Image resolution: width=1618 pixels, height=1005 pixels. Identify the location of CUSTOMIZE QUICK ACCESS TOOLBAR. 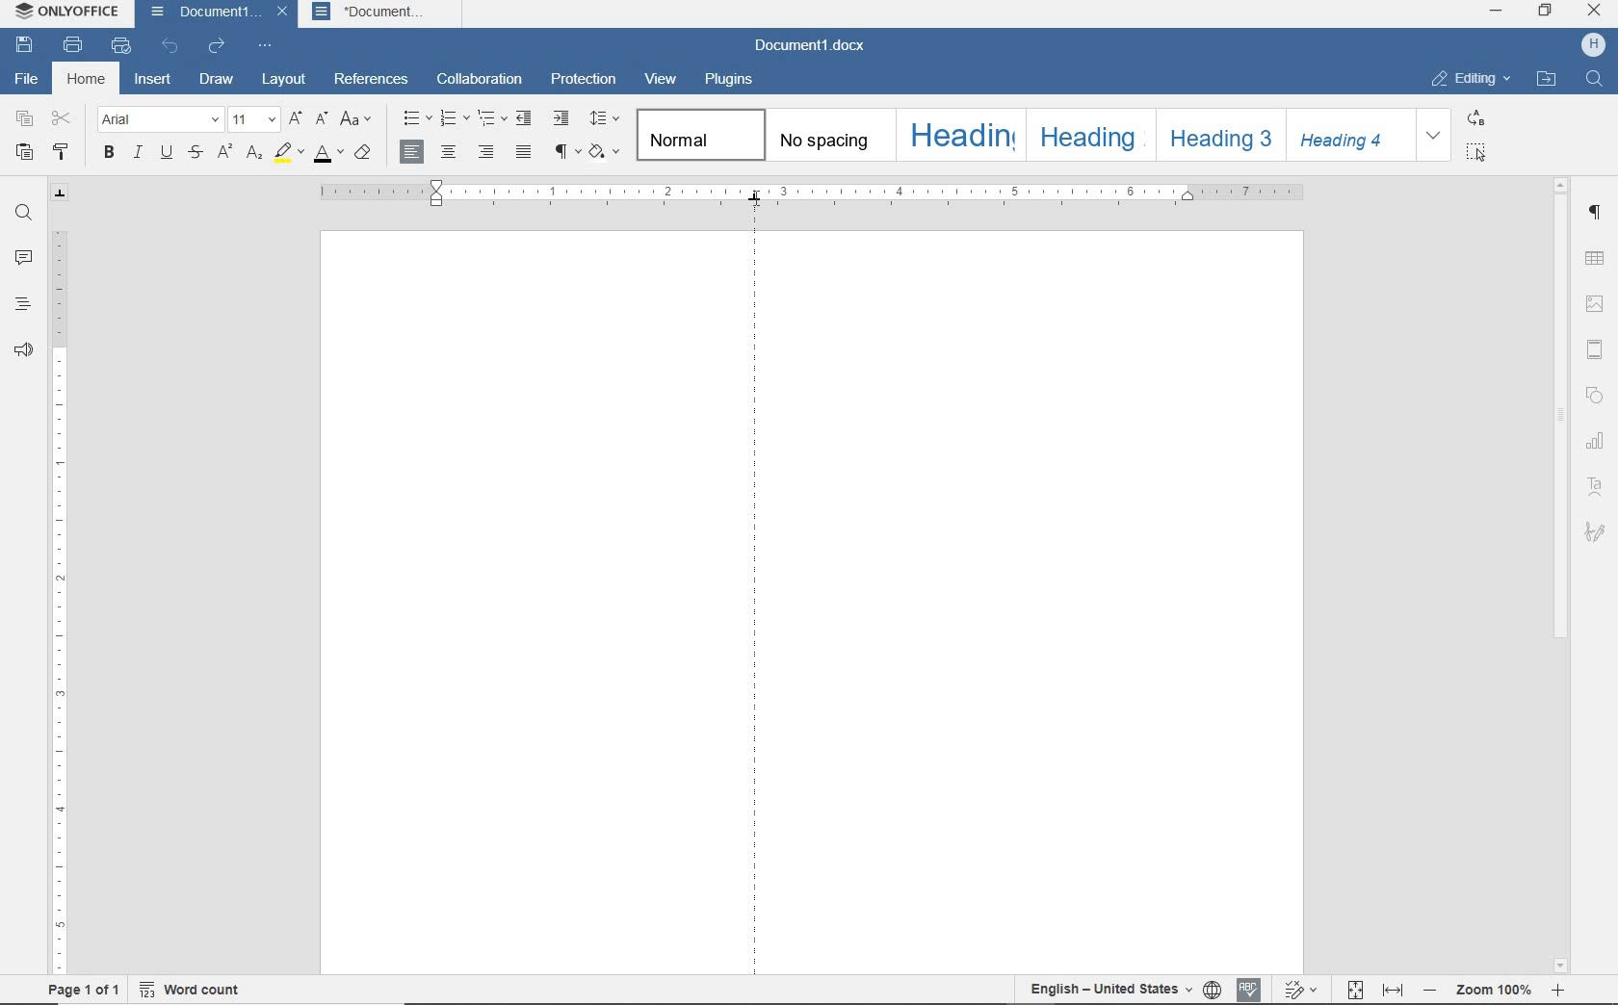
(266, 45).